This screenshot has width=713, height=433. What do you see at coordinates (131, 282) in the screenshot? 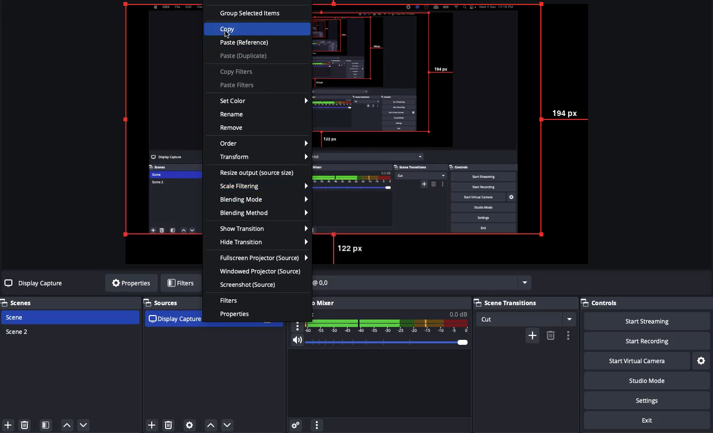
I see `Properties` at bounding box center [131, 282].